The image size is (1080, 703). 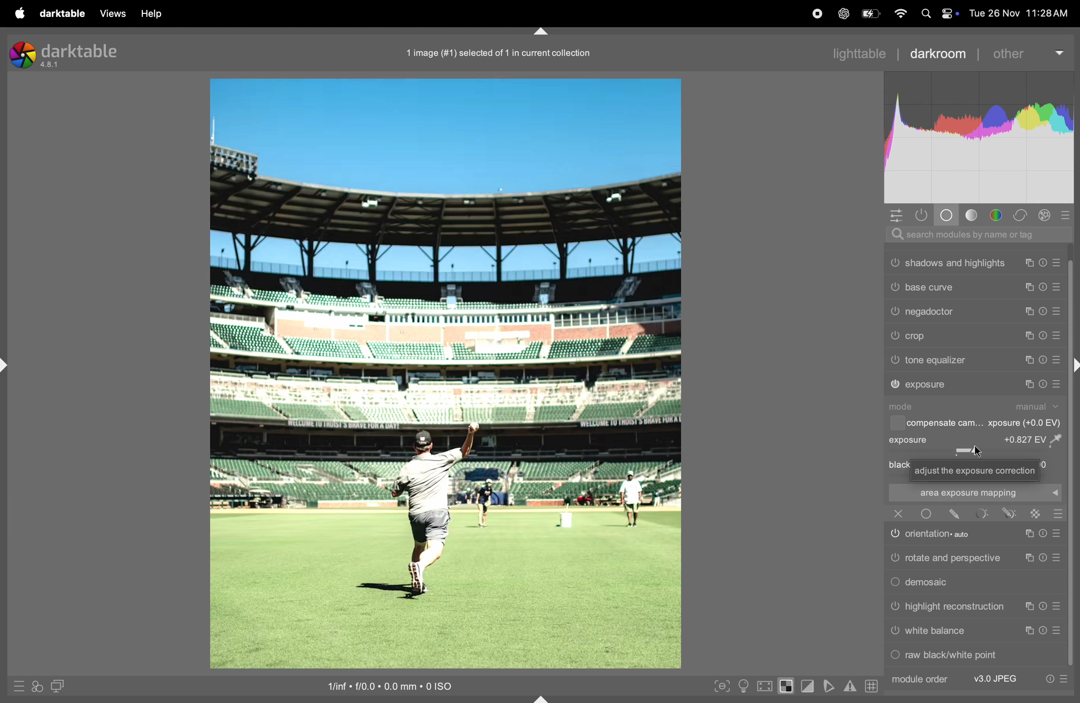 What do you see at coordinates (997, 215) in the screenshot?
I see `color` at bounding box center [997, 215].